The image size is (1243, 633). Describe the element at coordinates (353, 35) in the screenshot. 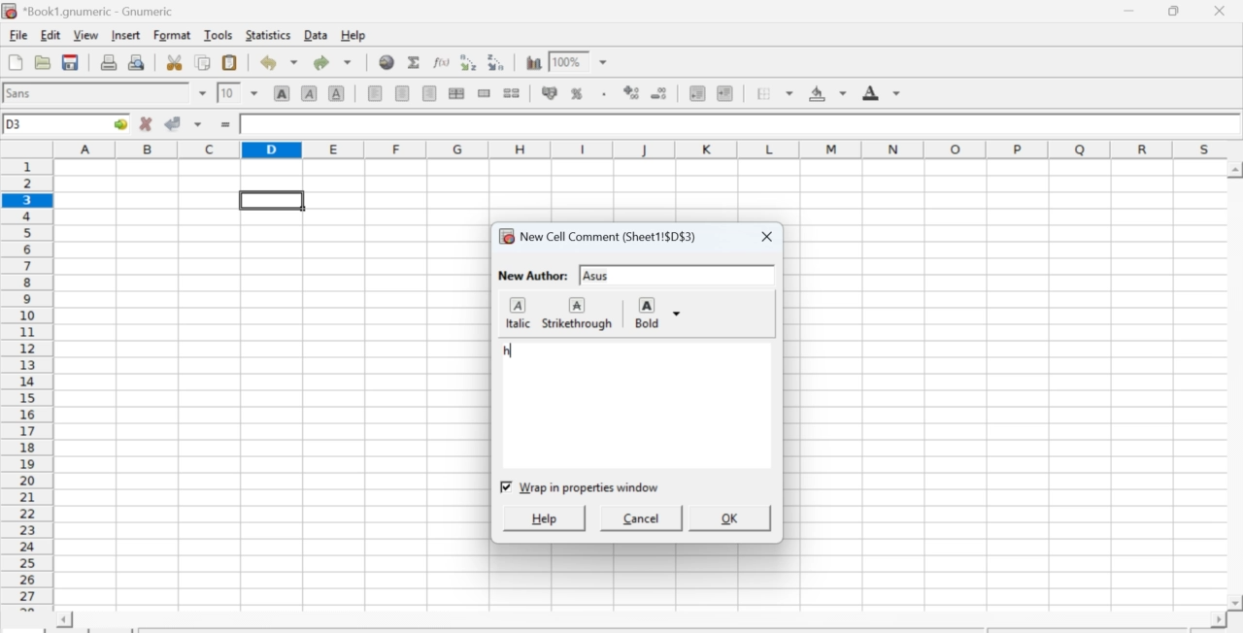

I see `Help` at that location.